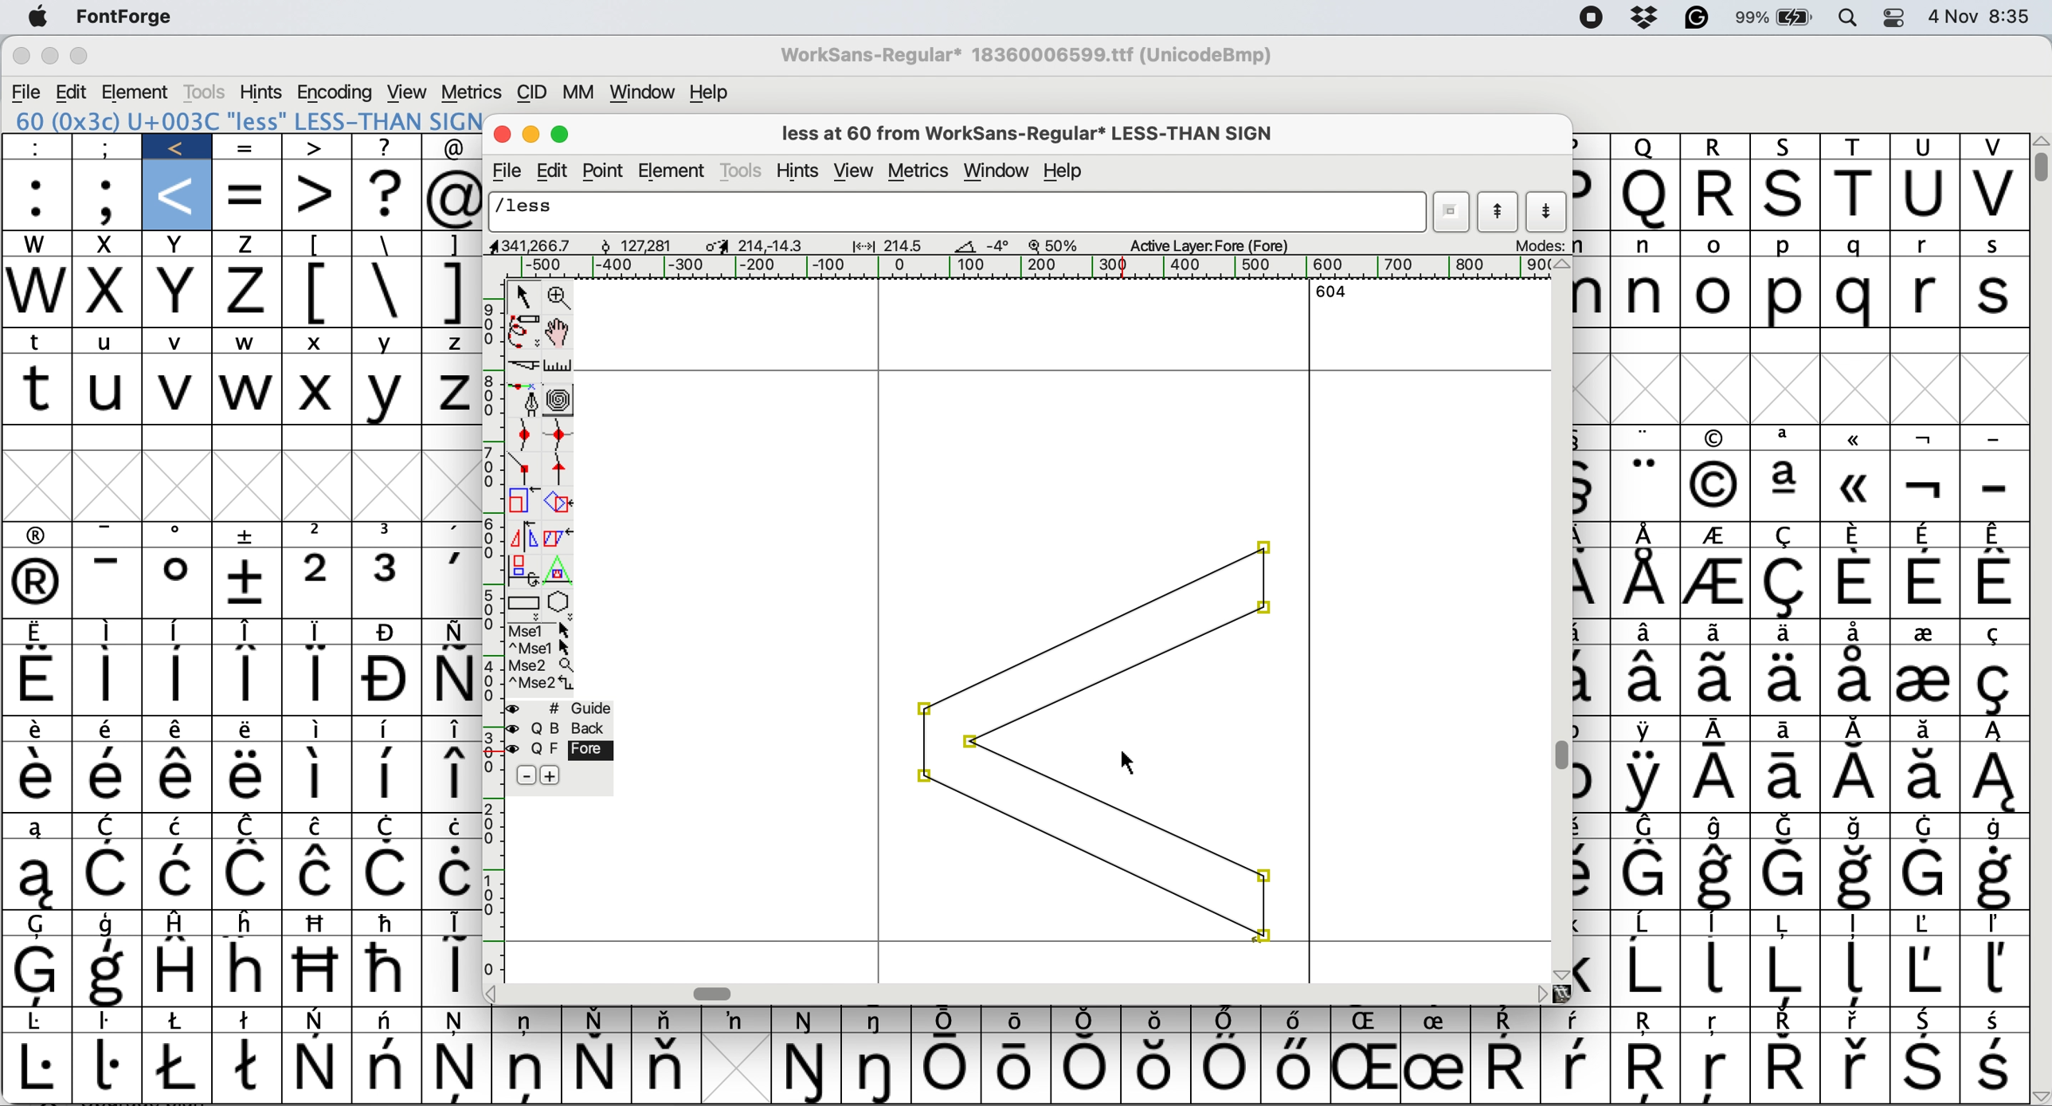 This screenshot has width=2052, height=1106. Describe the element at coordinates (184, 1021) in the screenshot. I see `Symbol` at that location.